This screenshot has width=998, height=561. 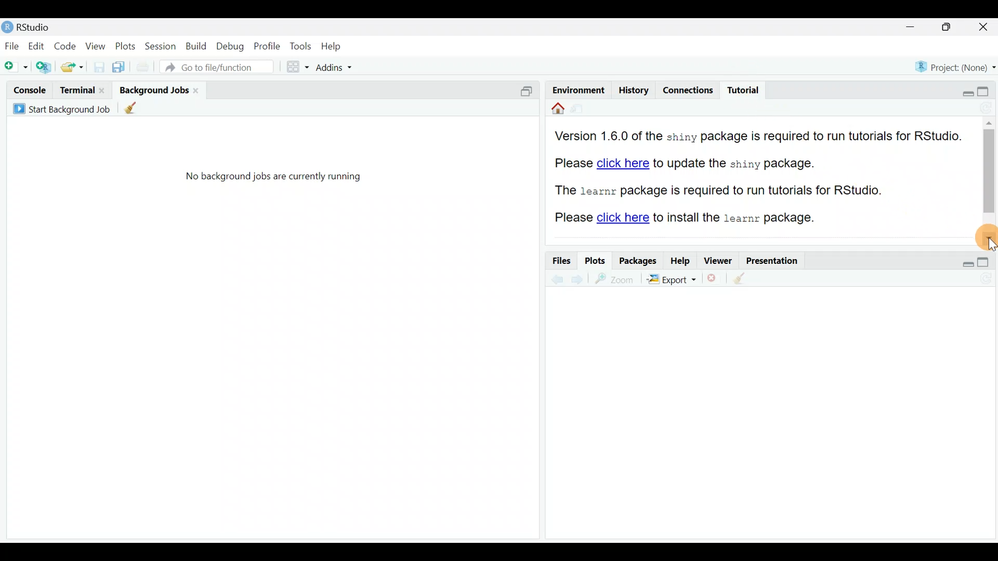 I want to click on Tools, so click(x=300, y=45).